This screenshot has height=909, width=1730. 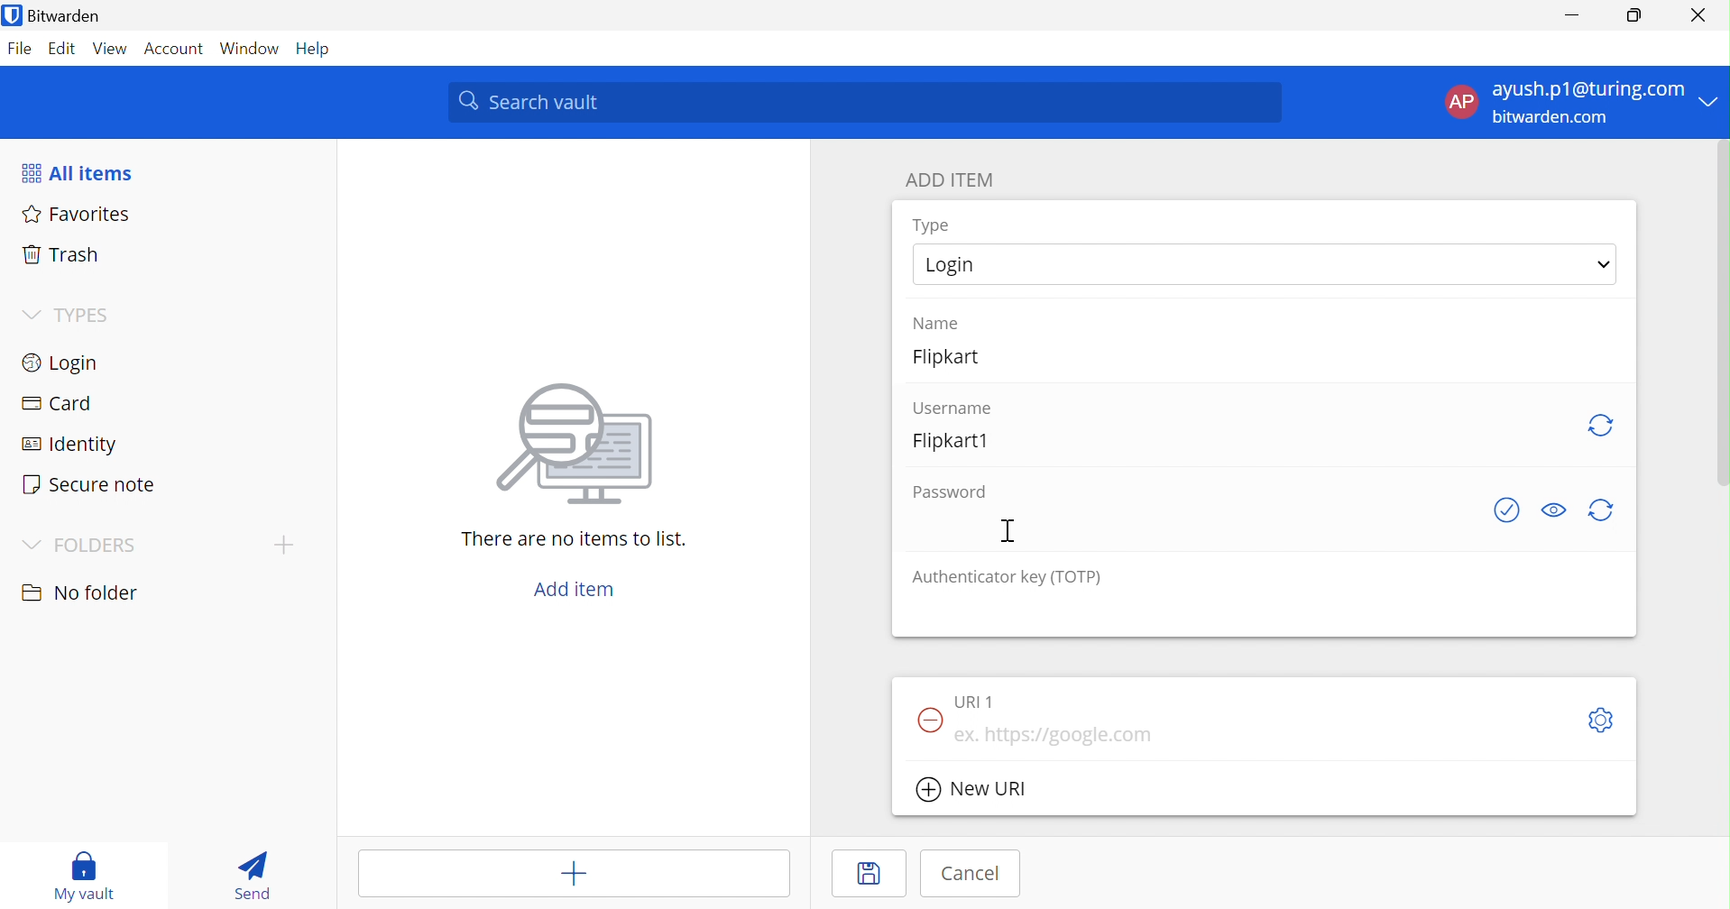 What do you see at coordinates (1634, 15) in the screenshot?
I see `Restore Down` at bounding box center [1634, 15].